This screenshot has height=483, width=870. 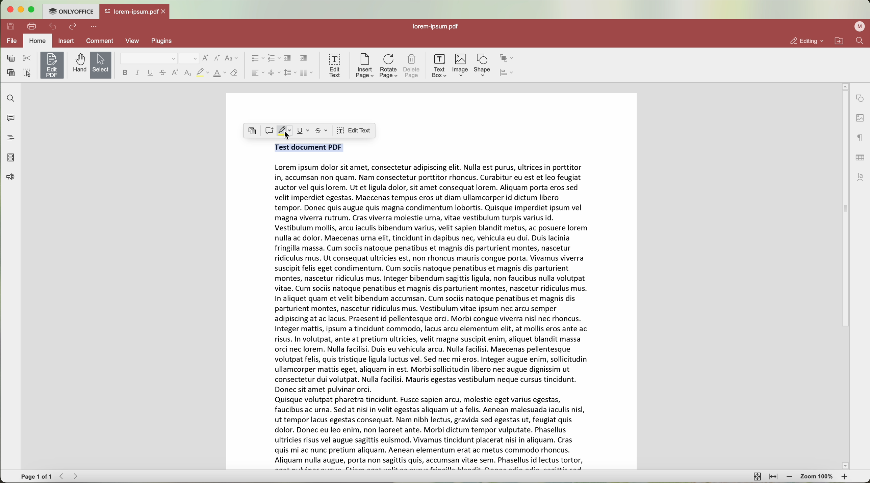 I want to click on home, so click(x=39, y=40).